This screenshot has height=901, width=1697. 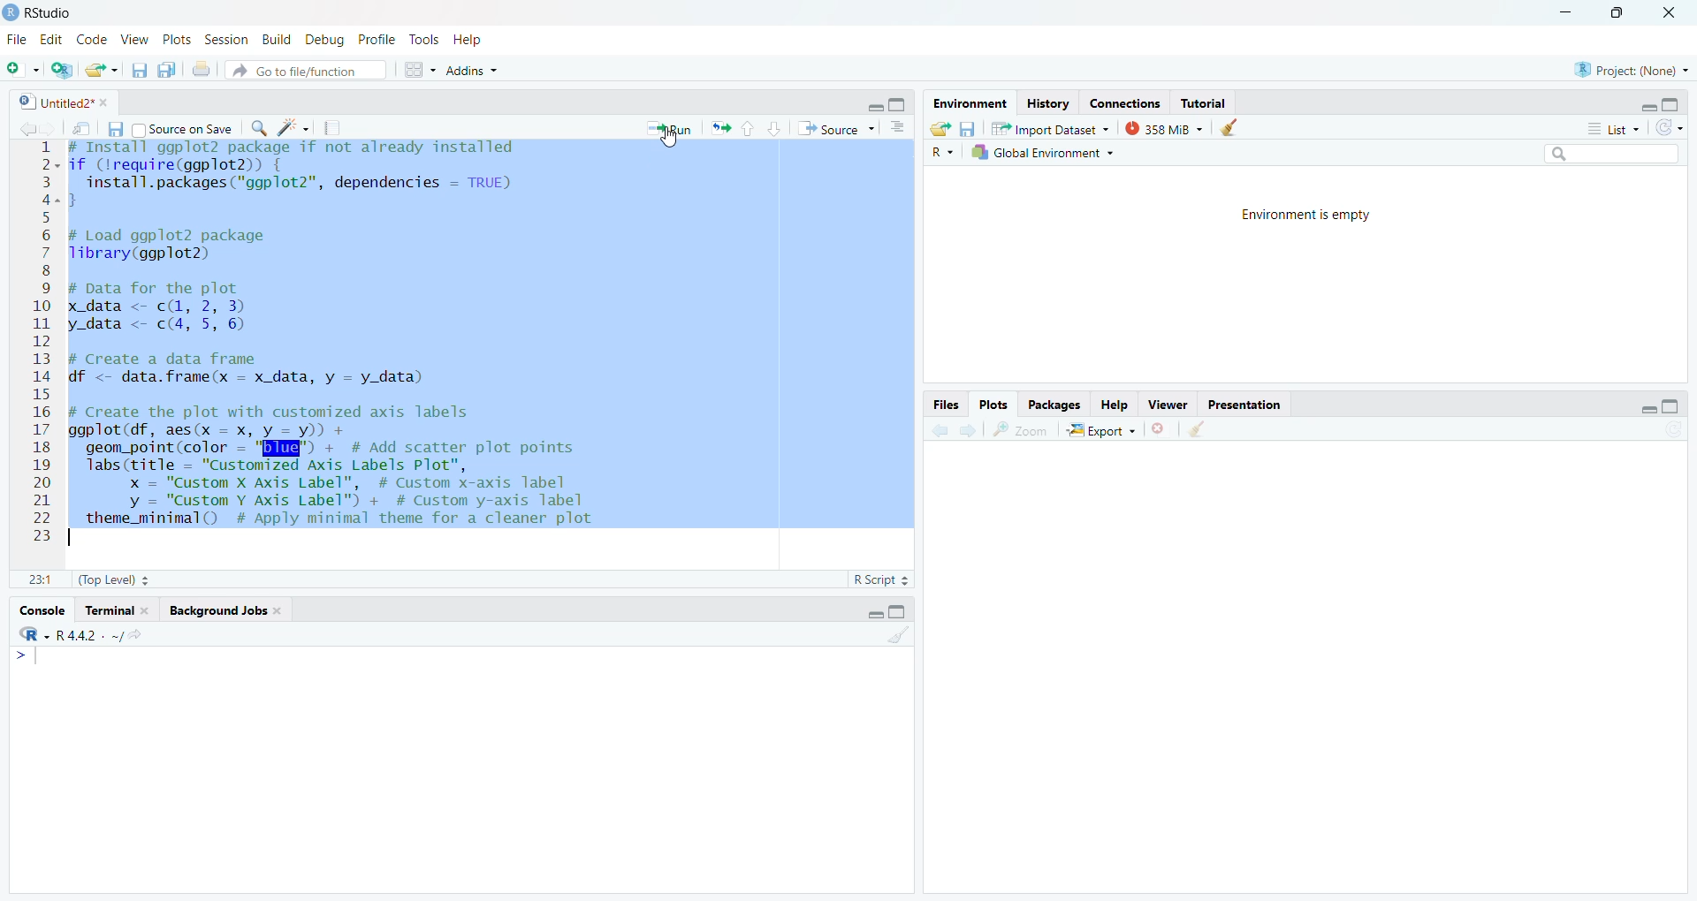 What do you see at coordinates (940, 151) in the screenshot?
I see `R~` at bounding box center [940, 151].